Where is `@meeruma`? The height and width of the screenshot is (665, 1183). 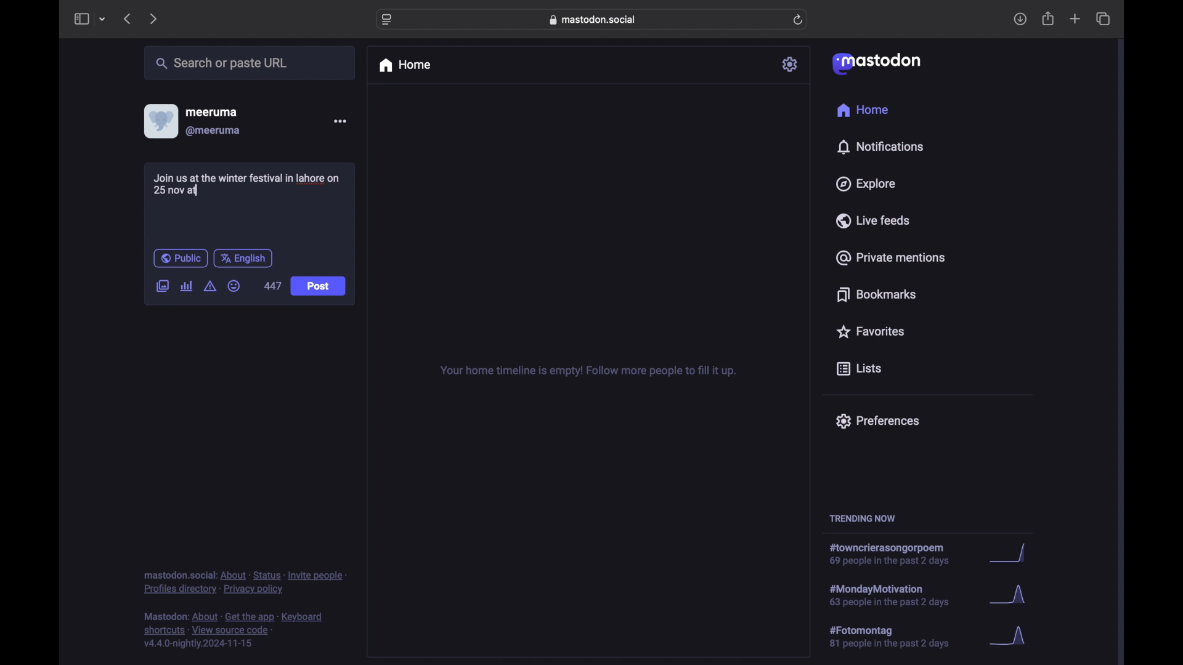
@meeruma is located at coordinates (213, 131).